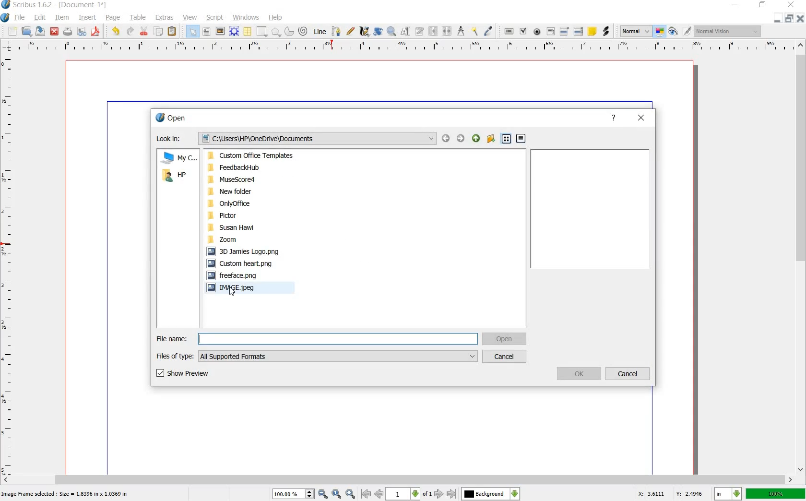 Image resolution: width=806 pixels, height=501 pixels. I want to click on LIST VIEW, so click(505, 140).